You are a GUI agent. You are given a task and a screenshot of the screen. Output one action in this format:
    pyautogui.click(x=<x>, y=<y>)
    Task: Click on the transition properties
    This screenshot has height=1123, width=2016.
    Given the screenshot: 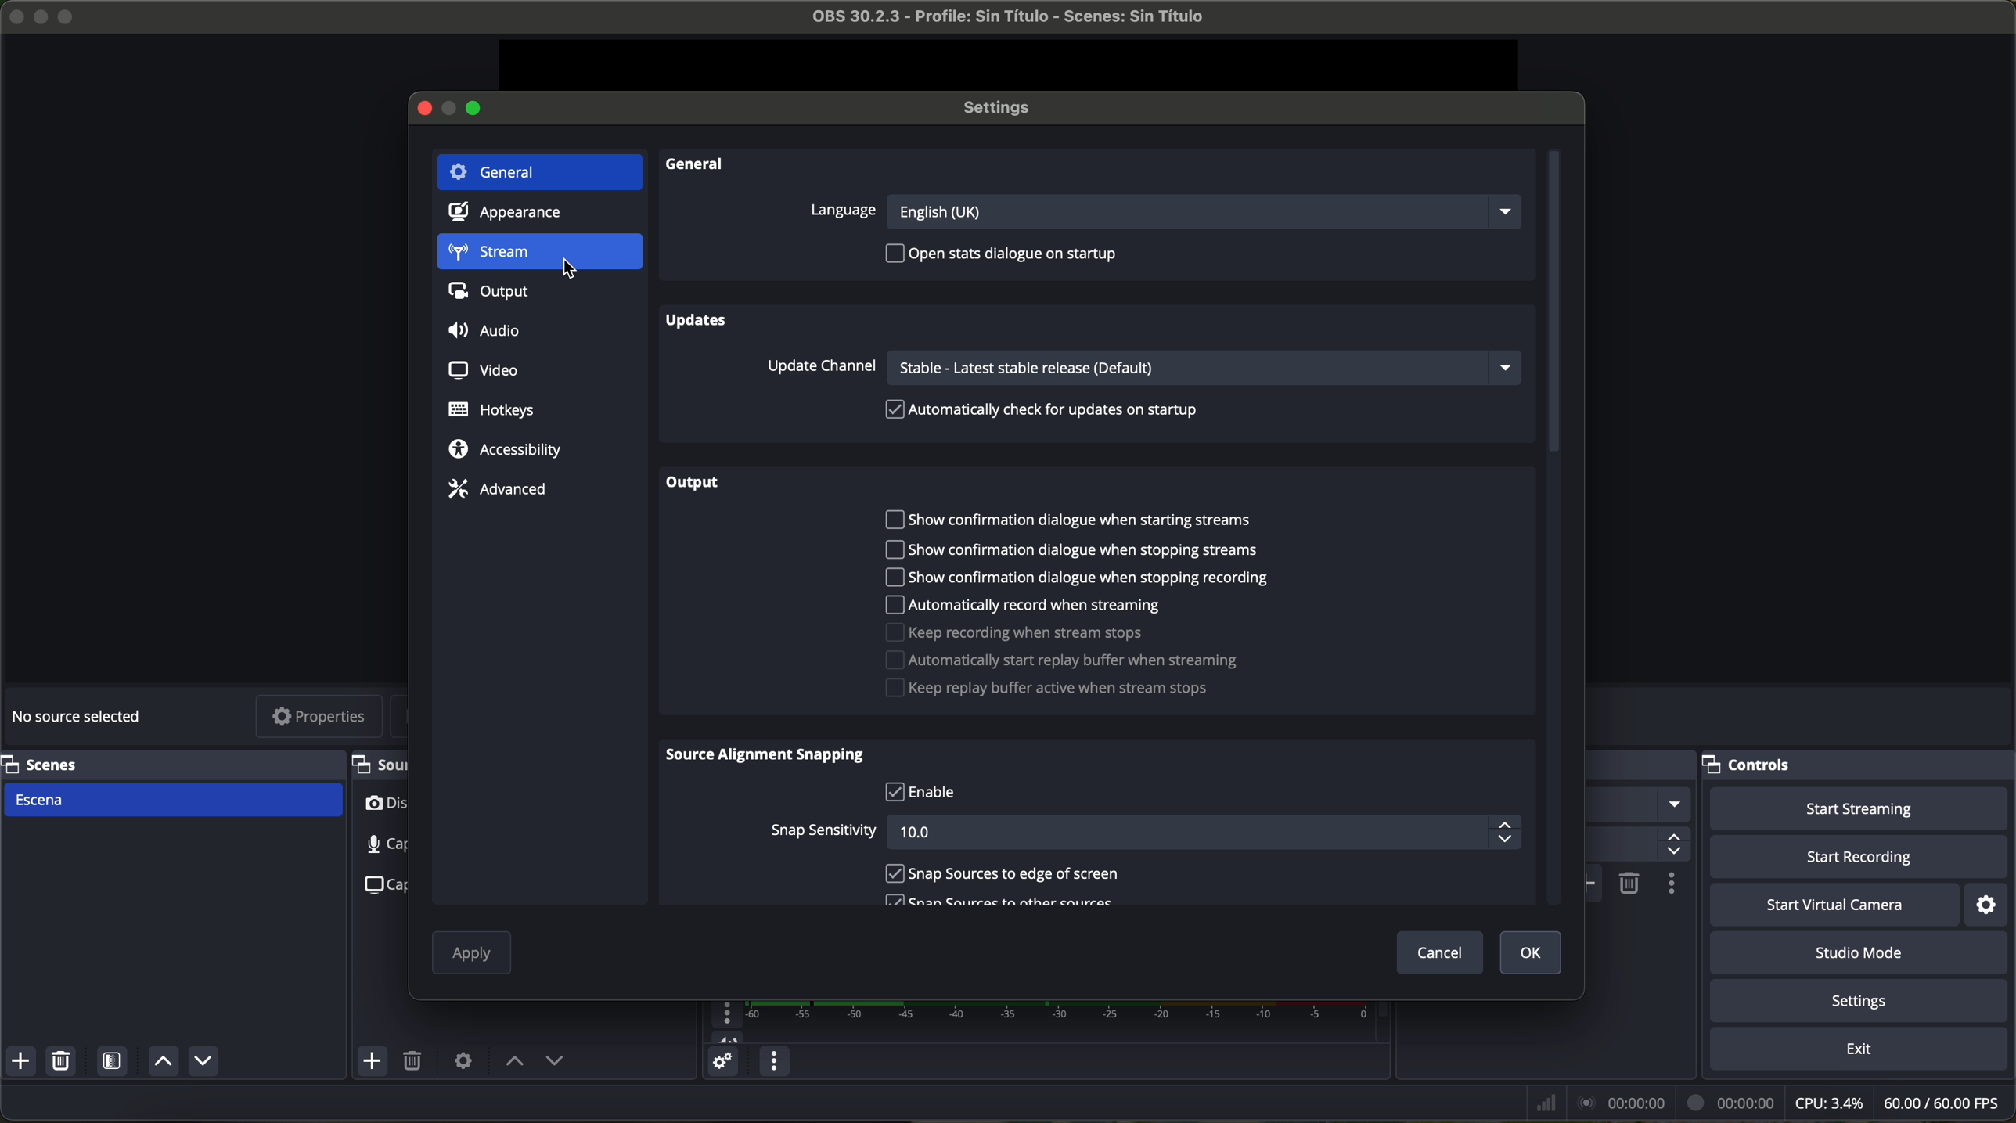 What is the action you would take?
    pyautogui.click(x=1670, y=886)
    